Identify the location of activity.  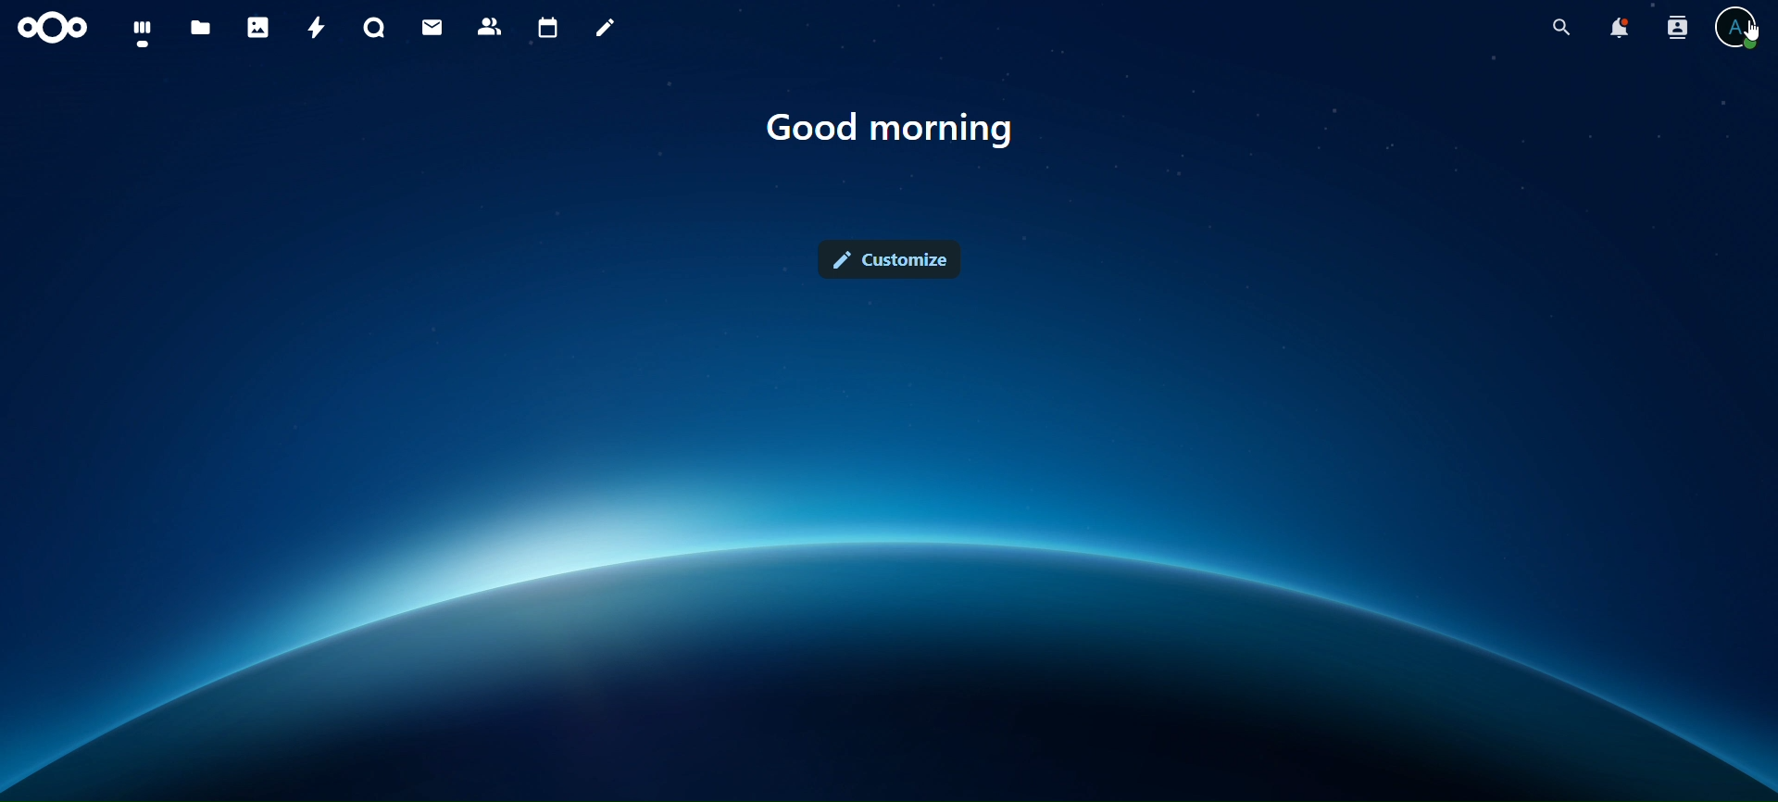
(319, 29).